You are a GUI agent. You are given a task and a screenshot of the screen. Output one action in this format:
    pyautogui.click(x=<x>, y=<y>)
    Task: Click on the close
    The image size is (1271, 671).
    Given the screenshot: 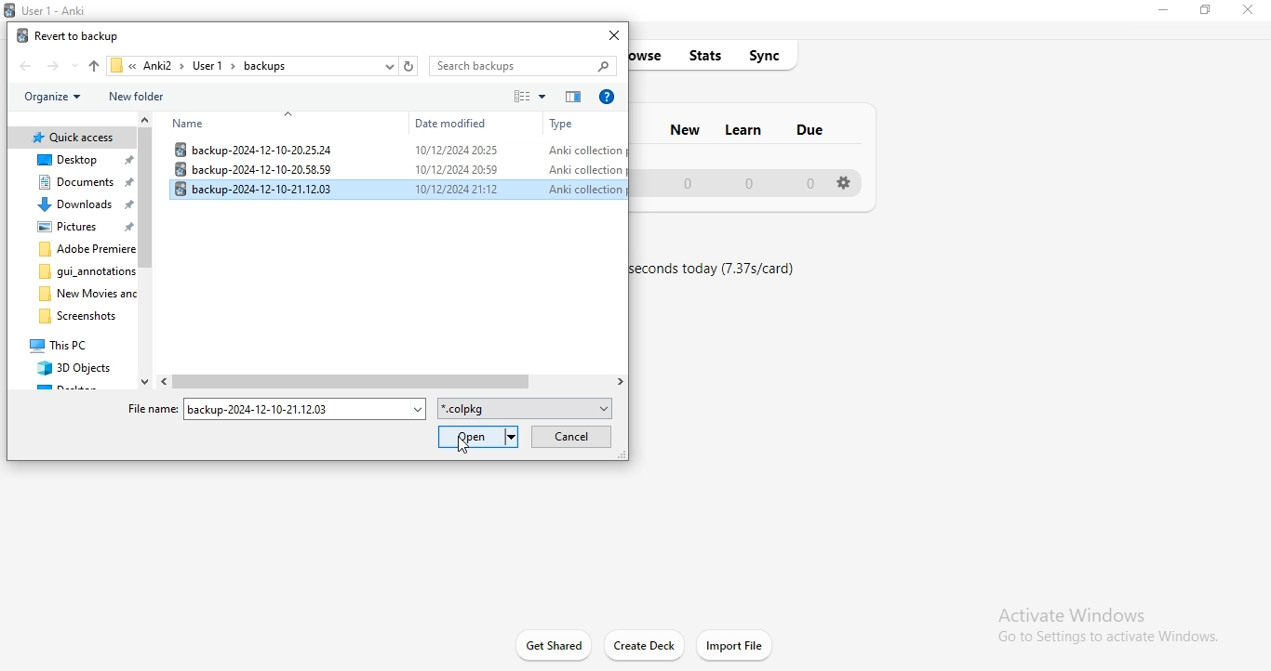 What is the action you would take?
    pyautogui.click(x=1251, y=11)
    